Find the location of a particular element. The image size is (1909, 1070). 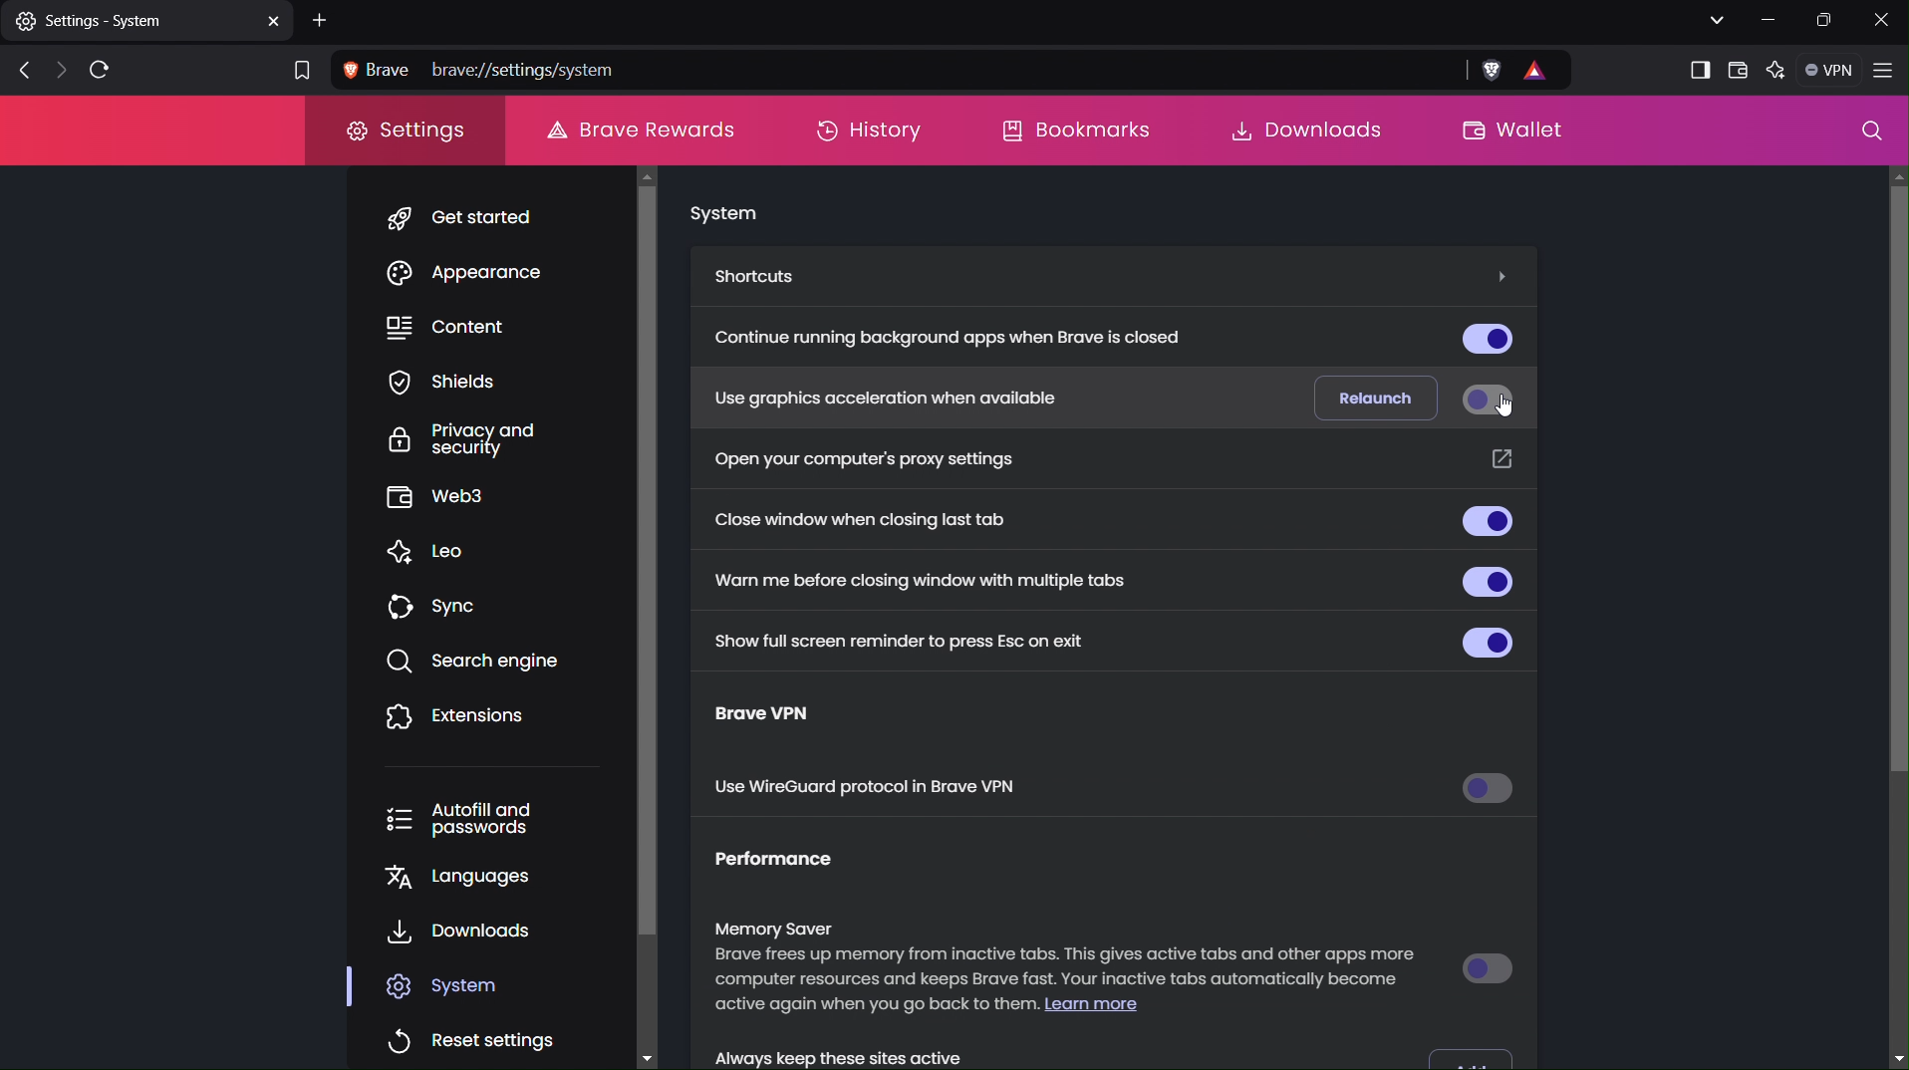

Close window when closing last tab is located at coordinates (878, 521).